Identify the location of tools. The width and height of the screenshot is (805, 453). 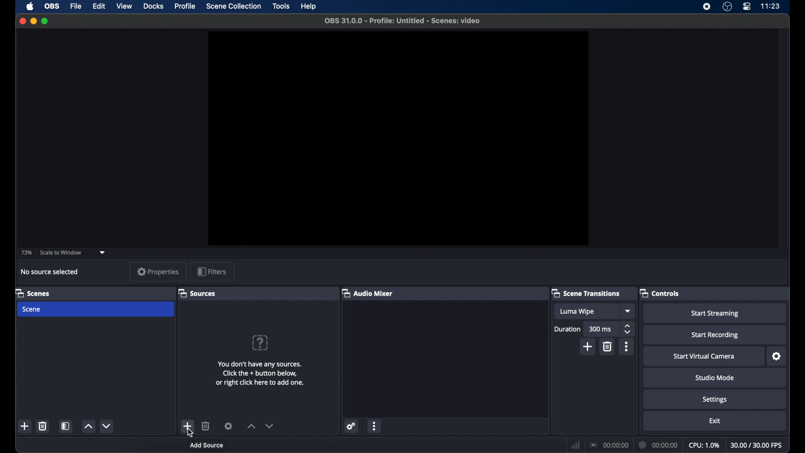
(281, 6).